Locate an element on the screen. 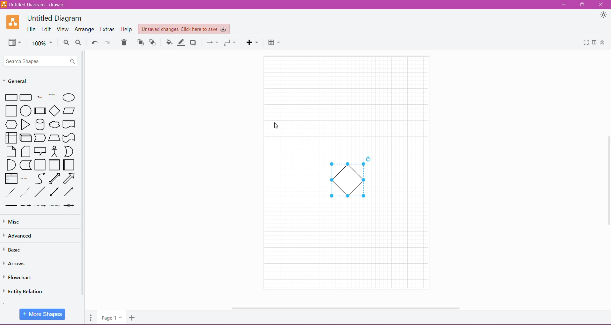  To Front is located at coordinates (140, 43).